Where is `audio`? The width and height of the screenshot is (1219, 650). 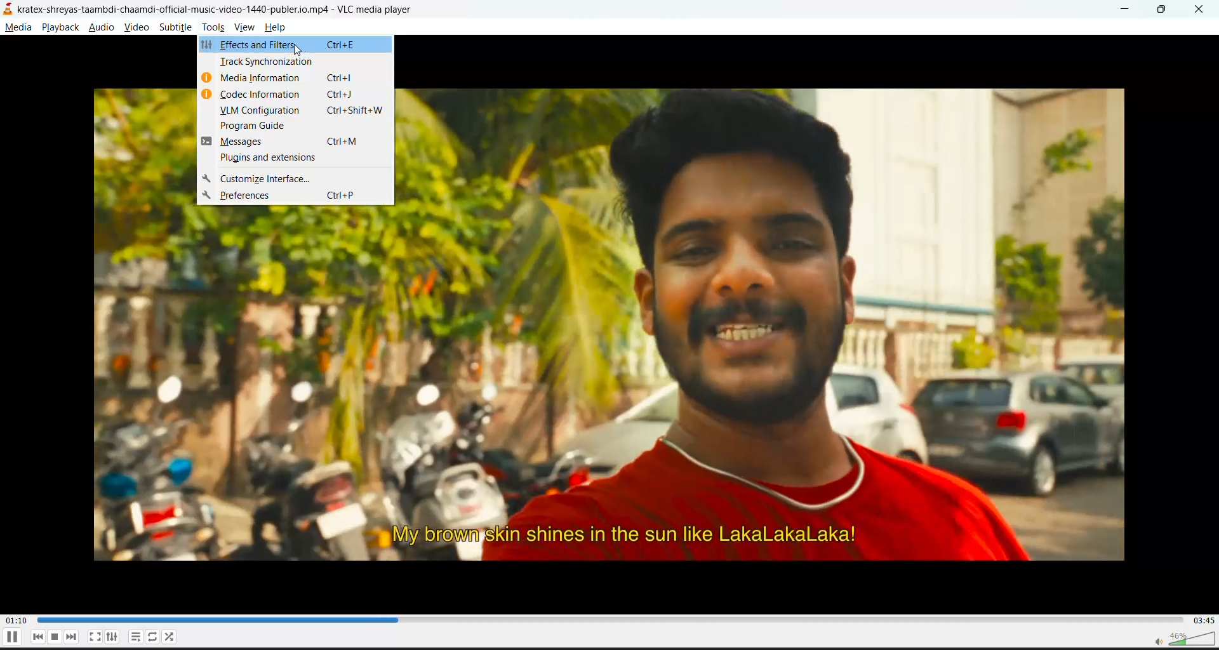
audio is located at coordinates (105, 29).